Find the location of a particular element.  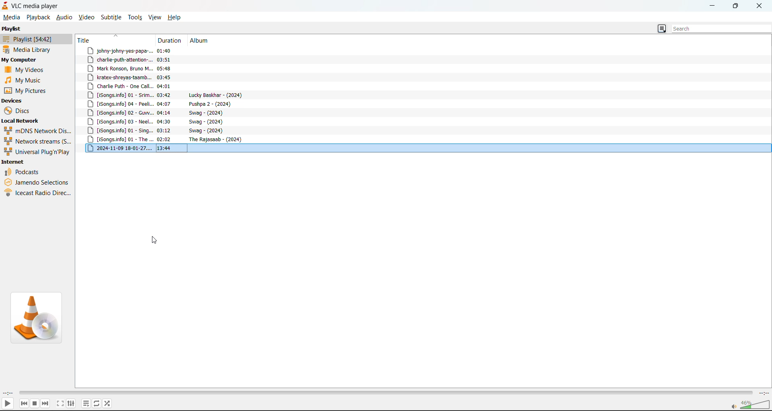

playlist is located at coordinates (84, 403).